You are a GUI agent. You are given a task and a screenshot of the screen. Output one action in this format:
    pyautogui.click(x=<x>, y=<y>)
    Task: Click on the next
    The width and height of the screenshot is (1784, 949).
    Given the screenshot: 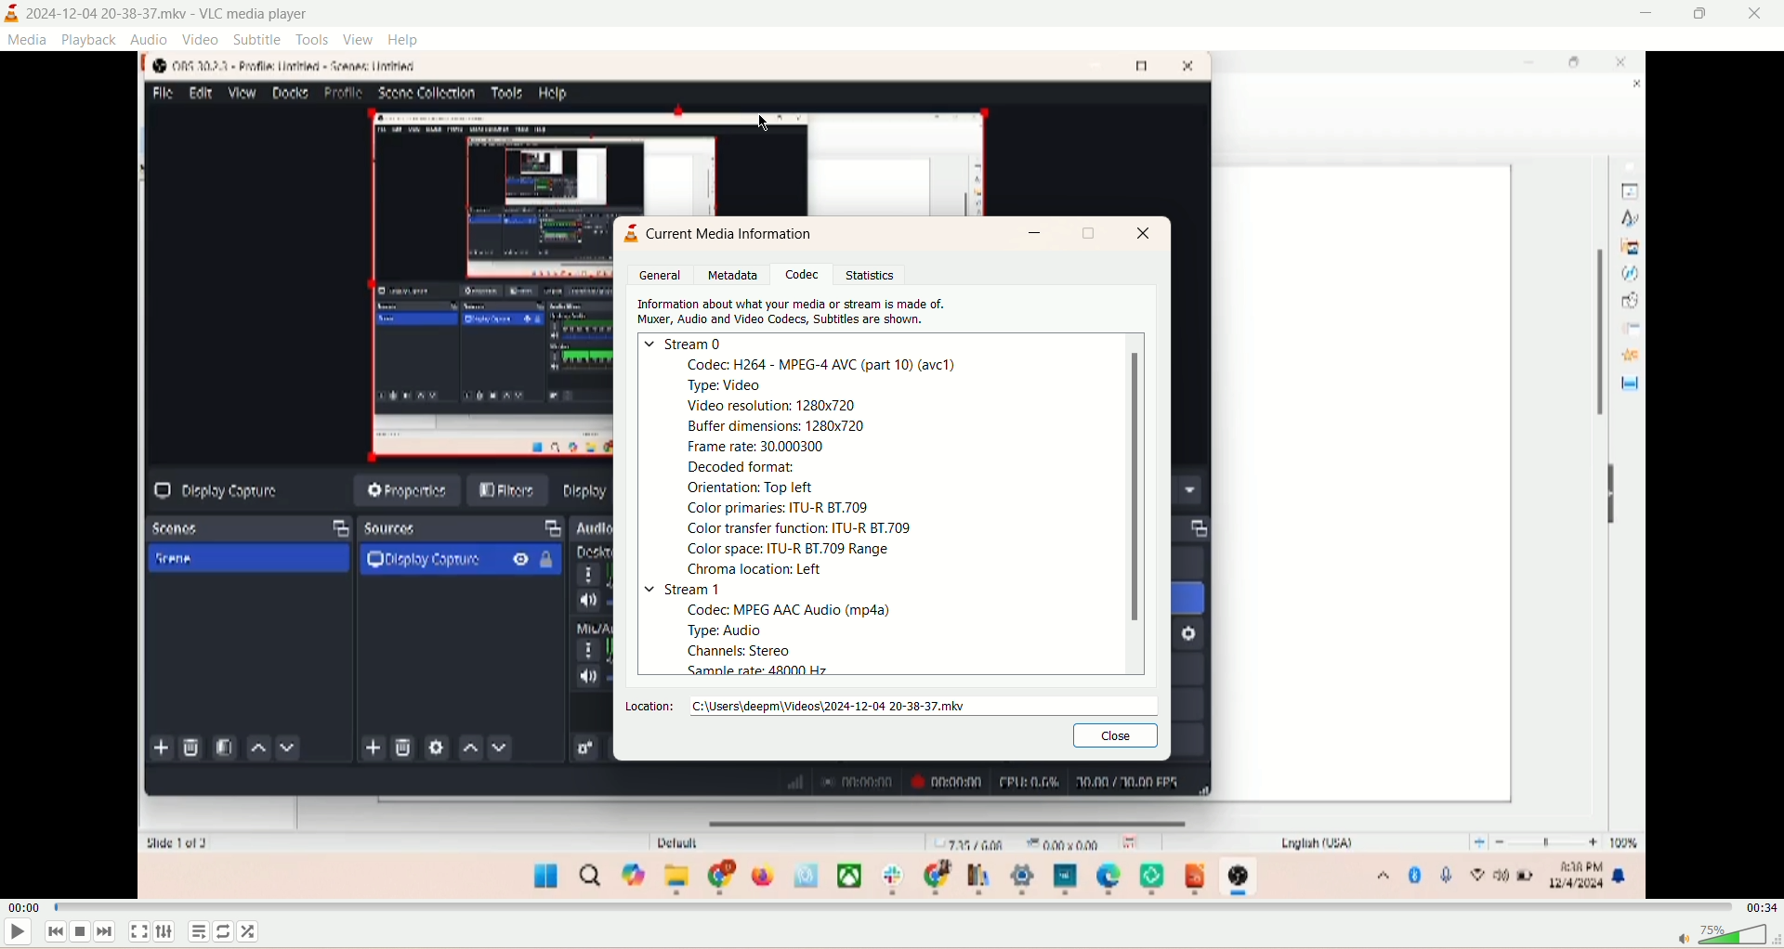 What is the action you would take?
    pyautogui.click(x=108, y=931)
    